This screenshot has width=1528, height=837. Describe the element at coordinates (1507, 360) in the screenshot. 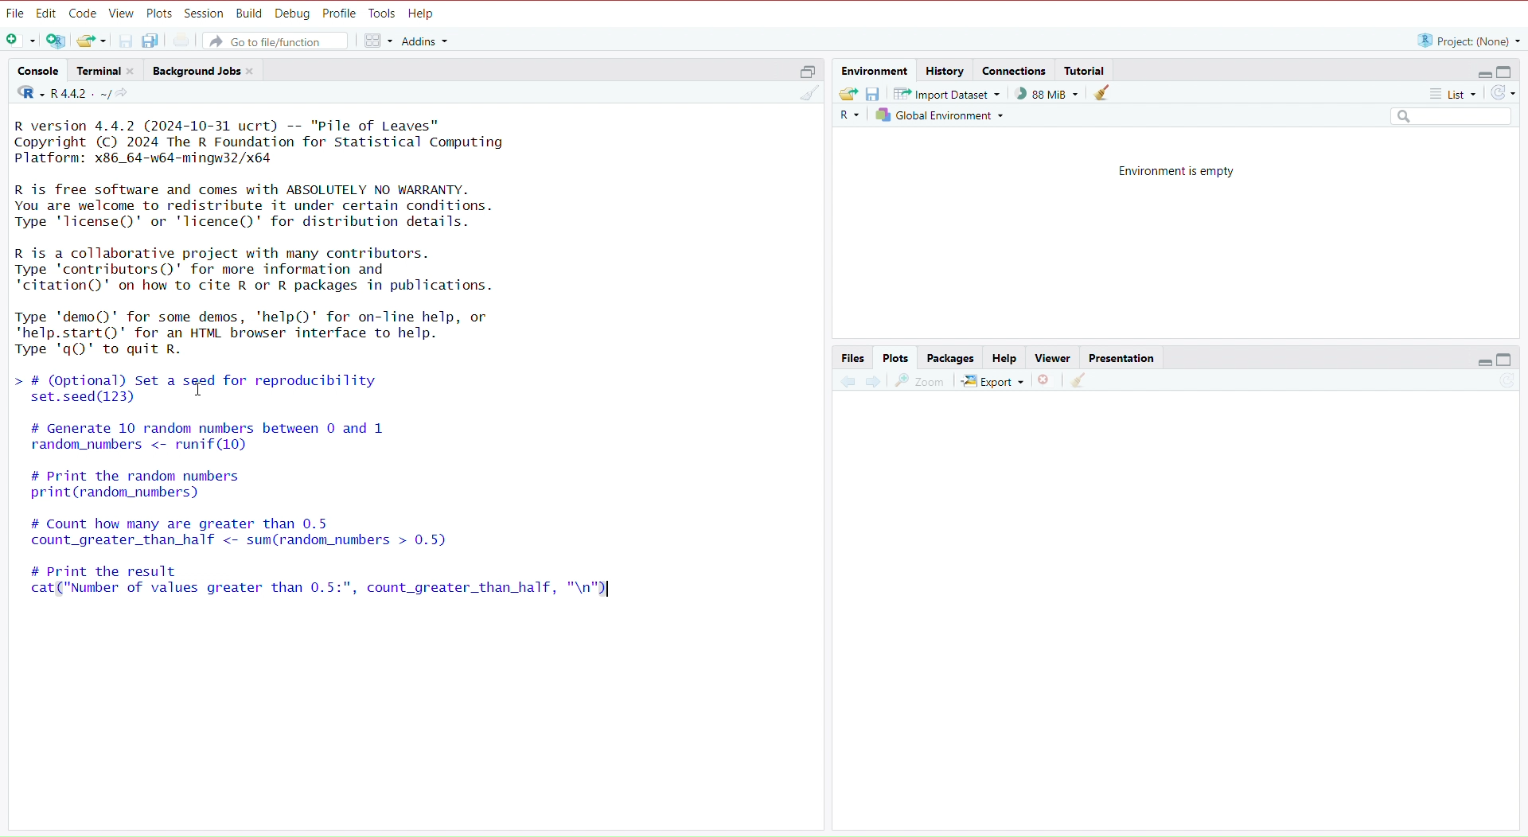

I see `Full Height` at that location.